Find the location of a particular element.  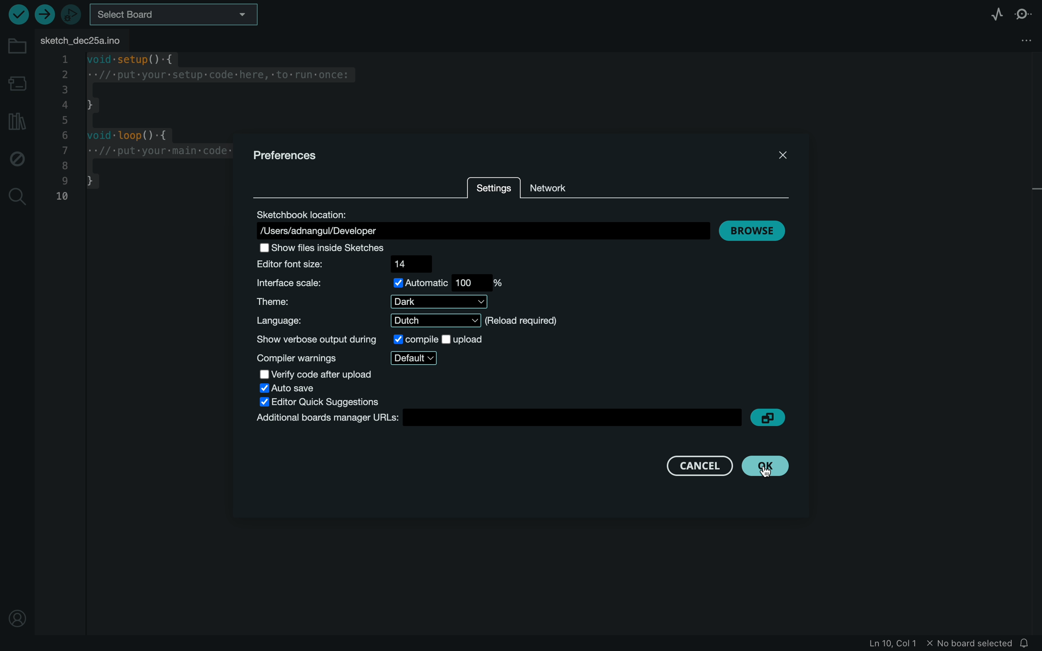

compiler is located at coordinates (346, 358).